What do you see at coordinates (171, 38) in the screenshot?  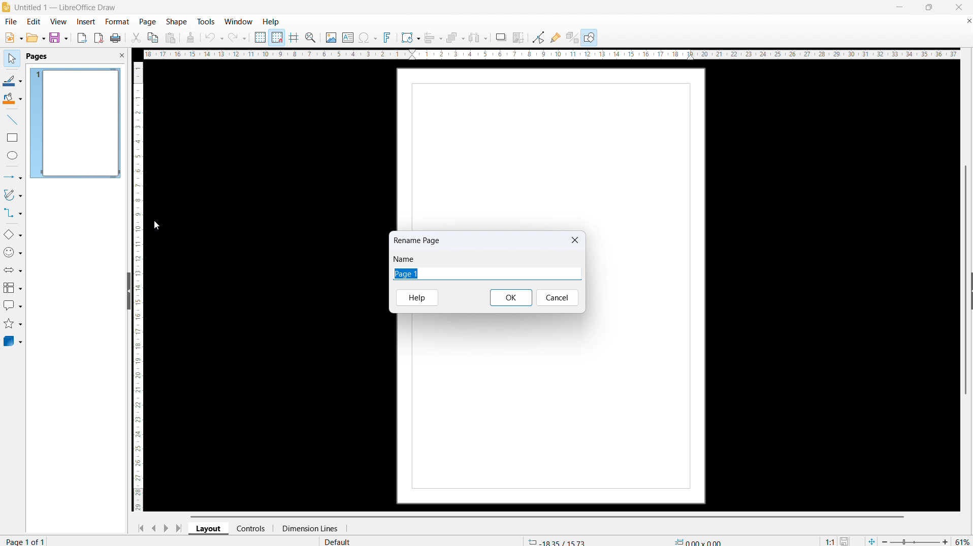 I see `paste` at bounding box center [171, 38].